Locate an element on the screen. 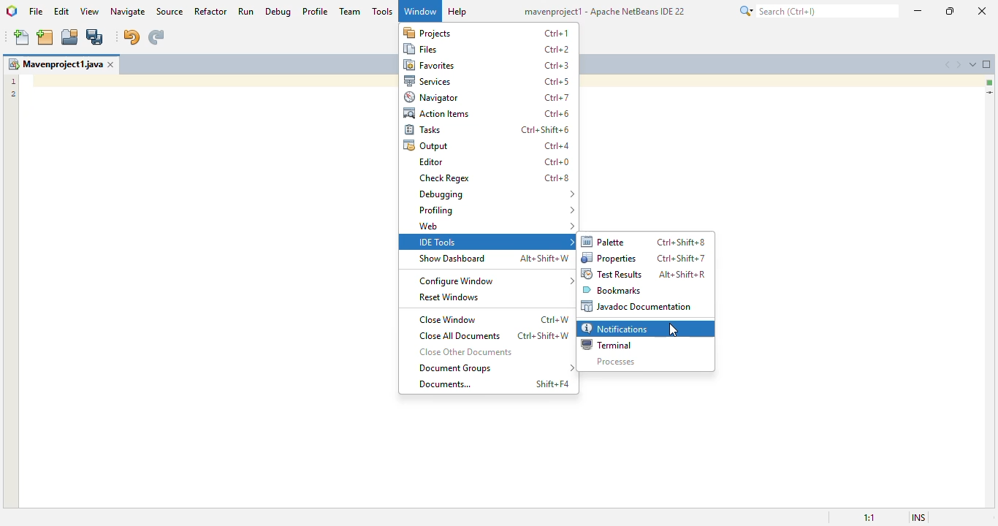  shortcut for action items is located at coordinates (557, 113).